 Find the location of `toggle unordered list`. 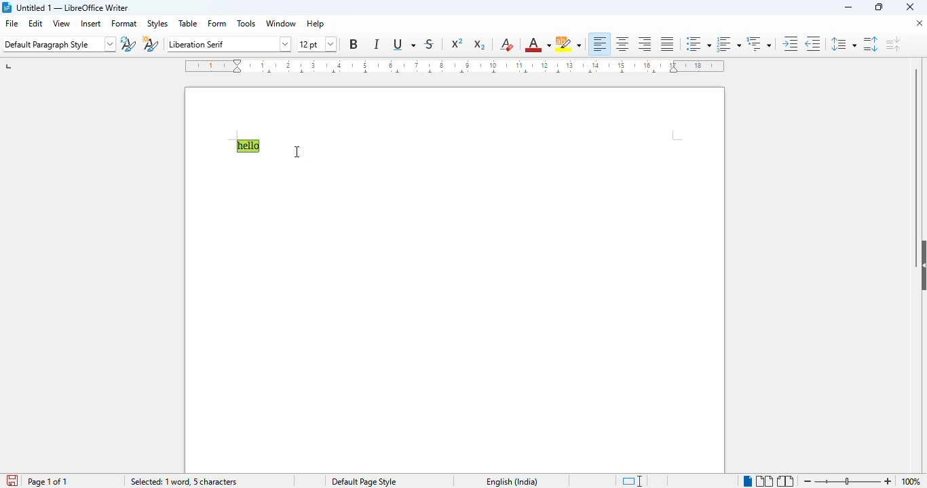

toggle unordered list is located at coordinates (698, 43).